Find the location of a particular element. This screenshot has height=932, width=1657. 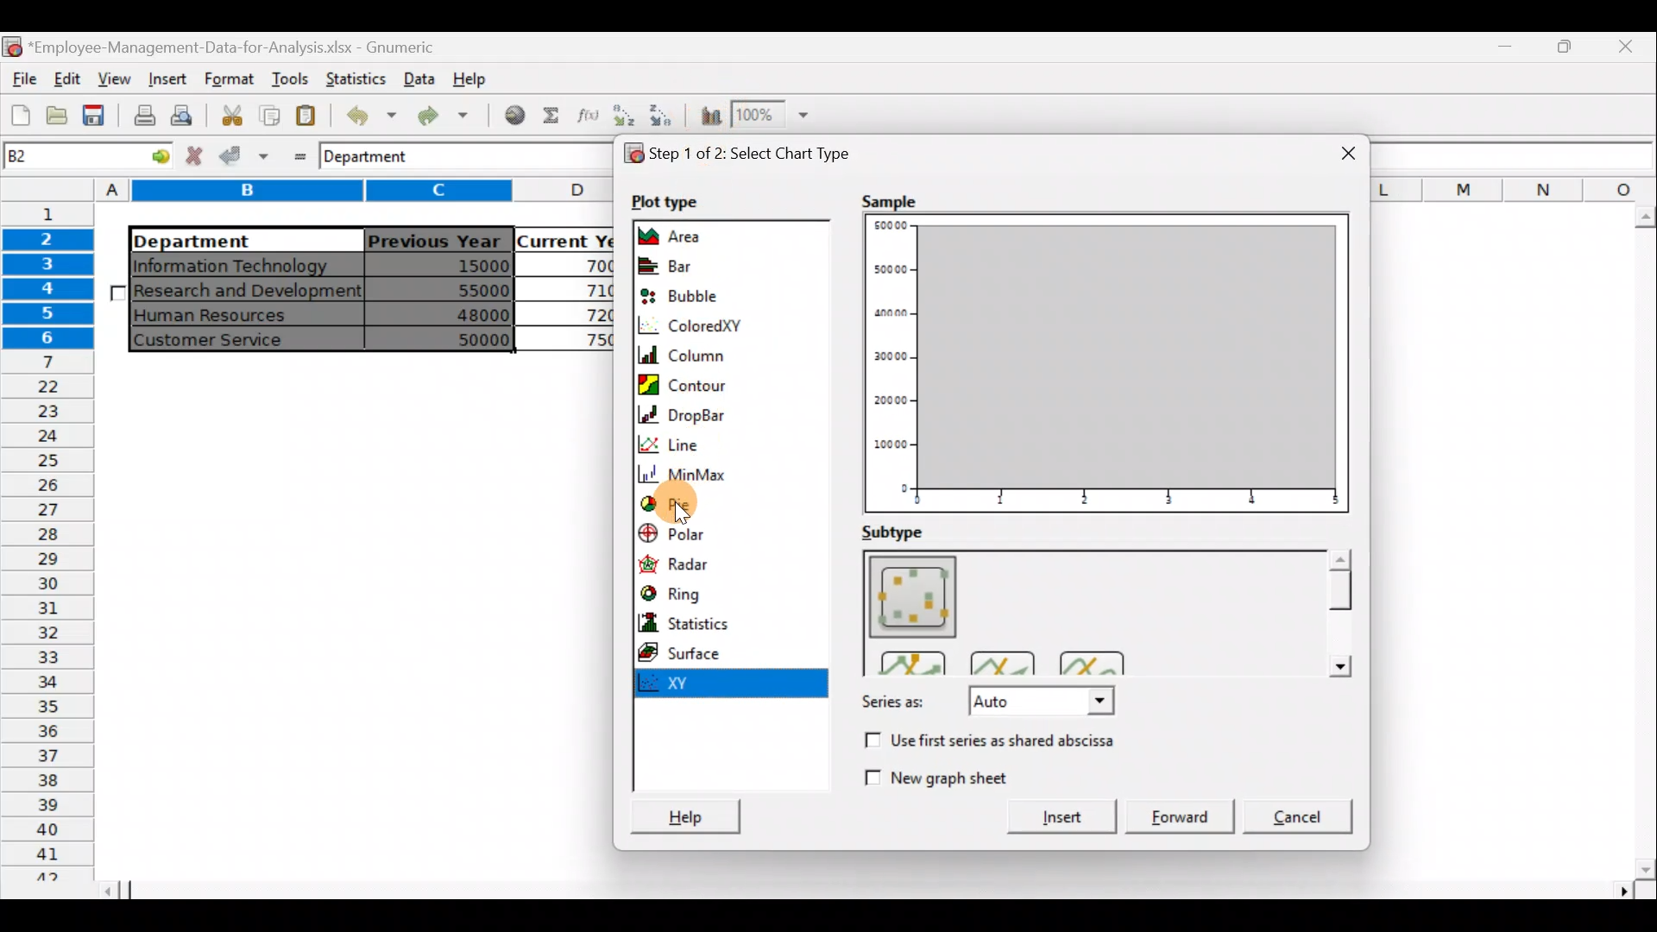

Cursor on pie chart is located at coordinates (705, 502).